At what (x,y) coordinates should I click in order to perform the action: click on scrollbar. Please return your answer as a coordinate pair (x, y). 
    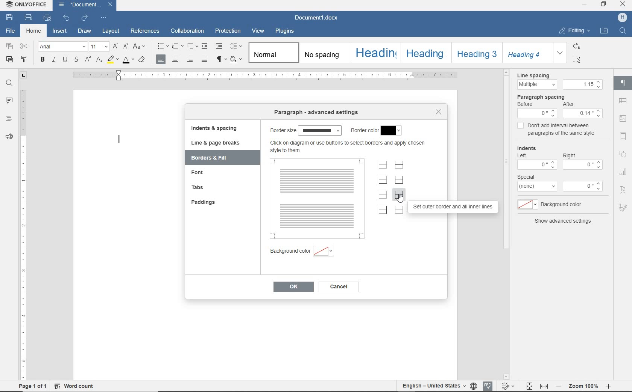
    Looking at the image, I should click on (504, 160).